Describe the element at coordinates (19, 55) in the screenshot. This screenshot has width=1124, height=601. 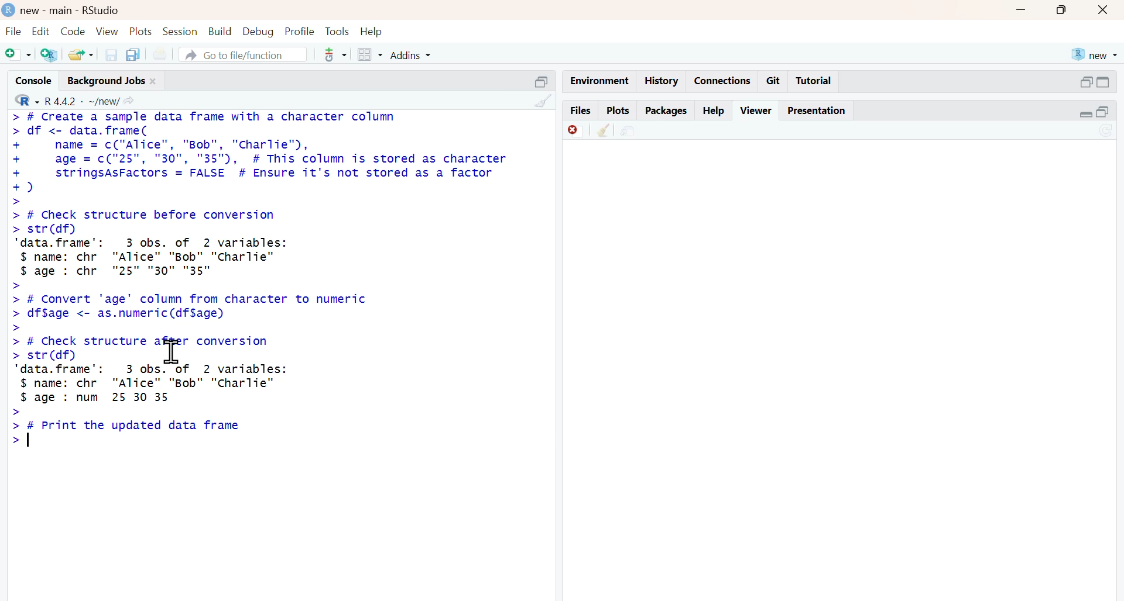
I see `add file as` at that location.